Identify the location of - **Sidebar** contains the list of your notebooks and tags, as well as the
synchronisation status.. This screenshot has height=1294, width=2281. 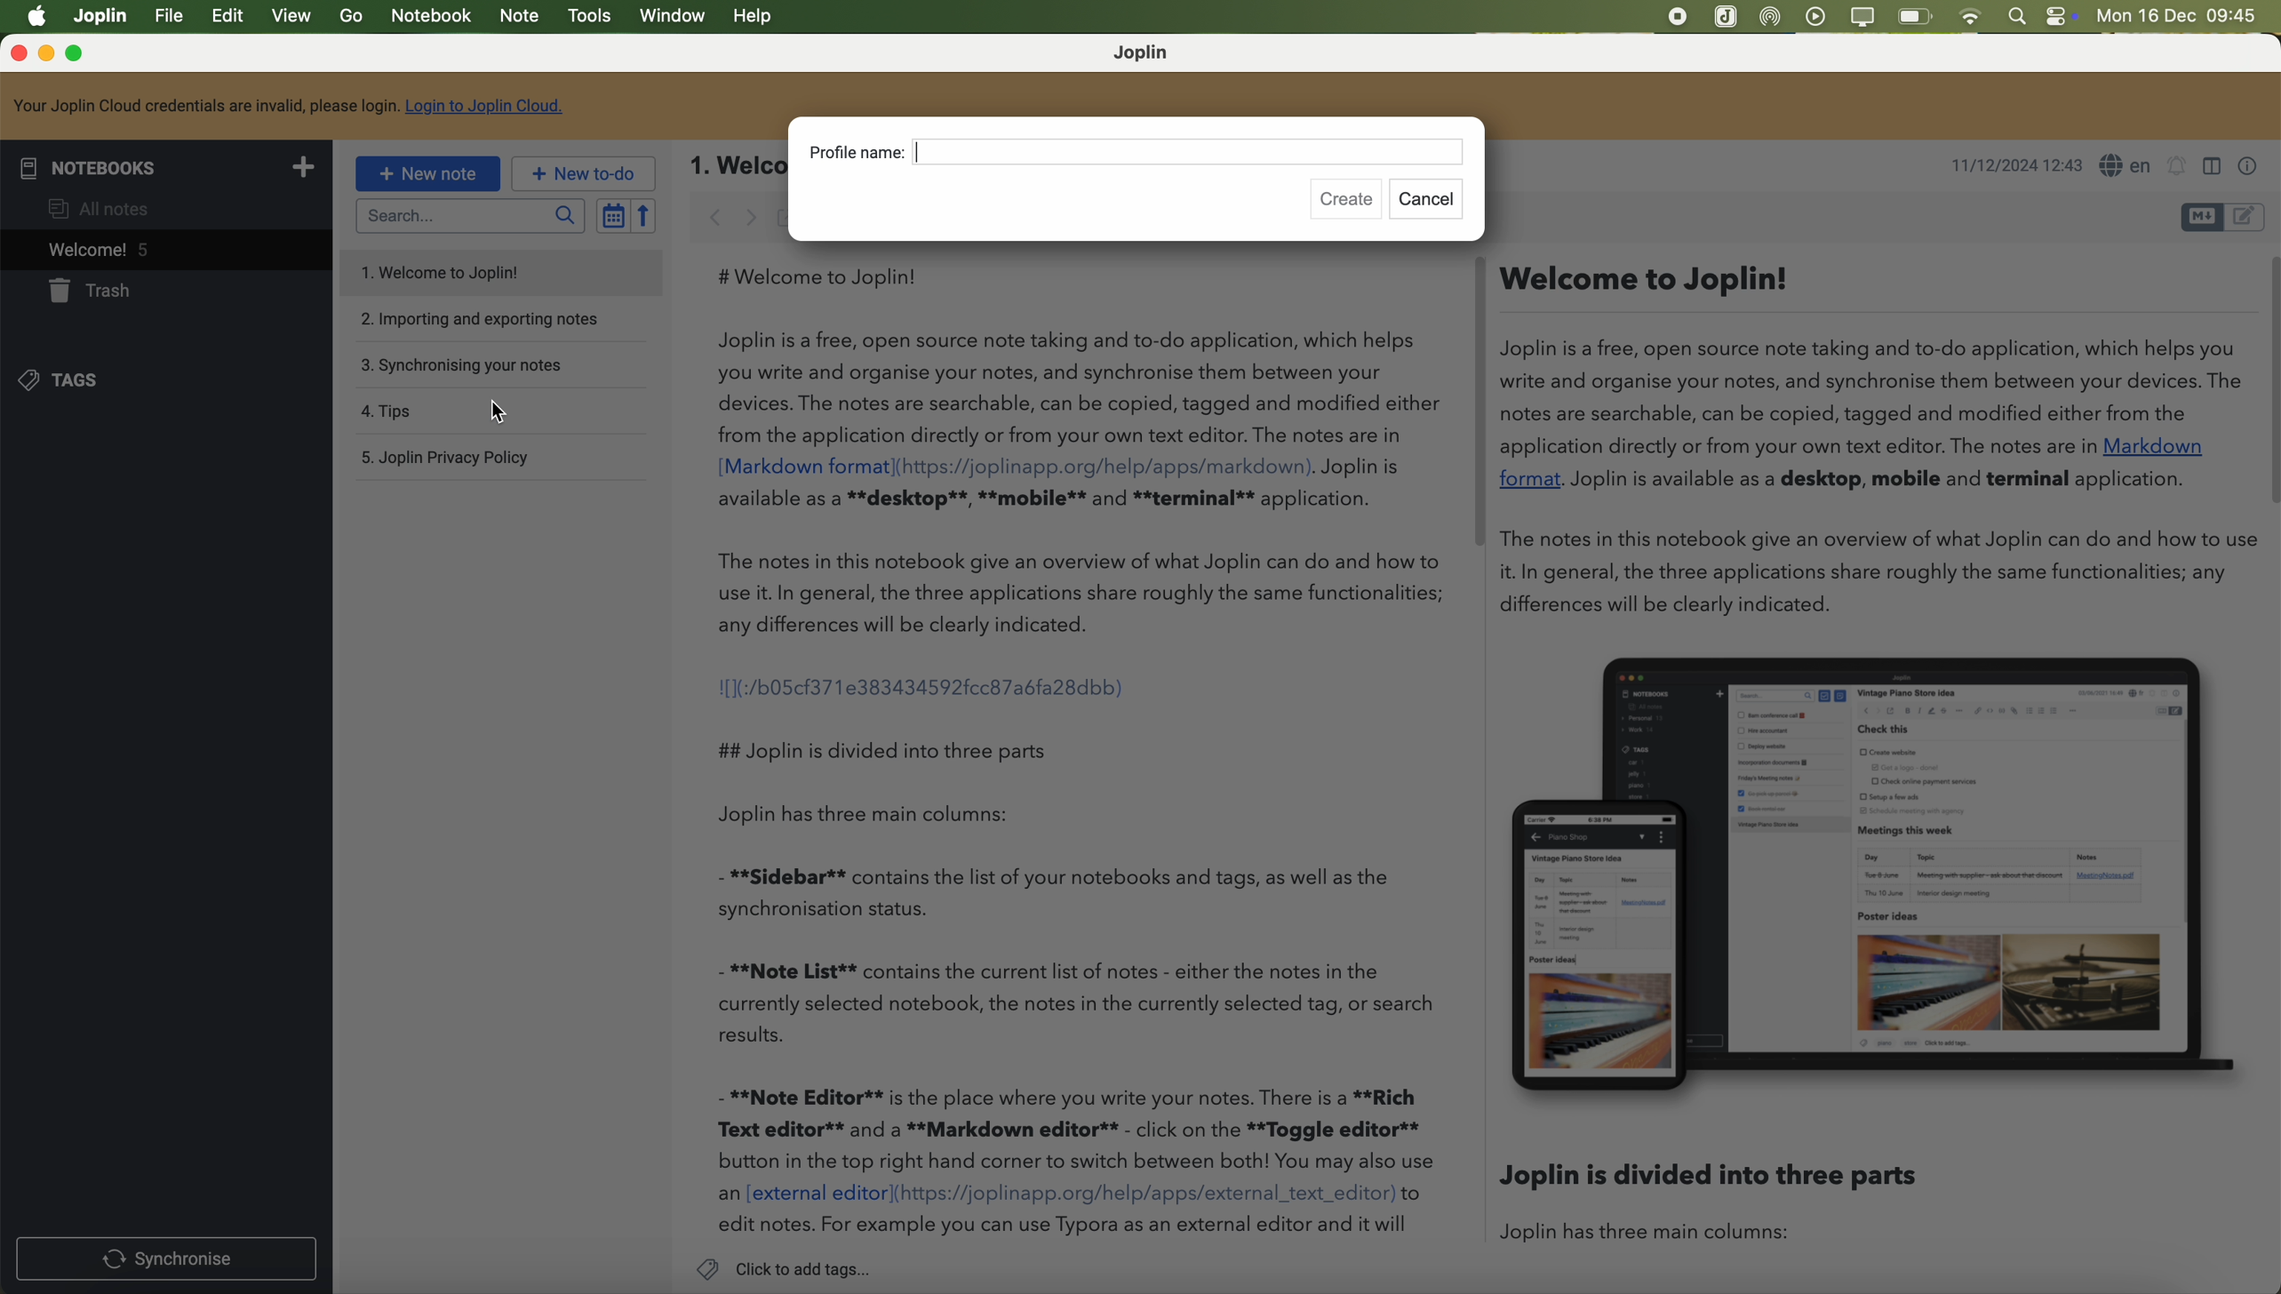
(1065, 891).